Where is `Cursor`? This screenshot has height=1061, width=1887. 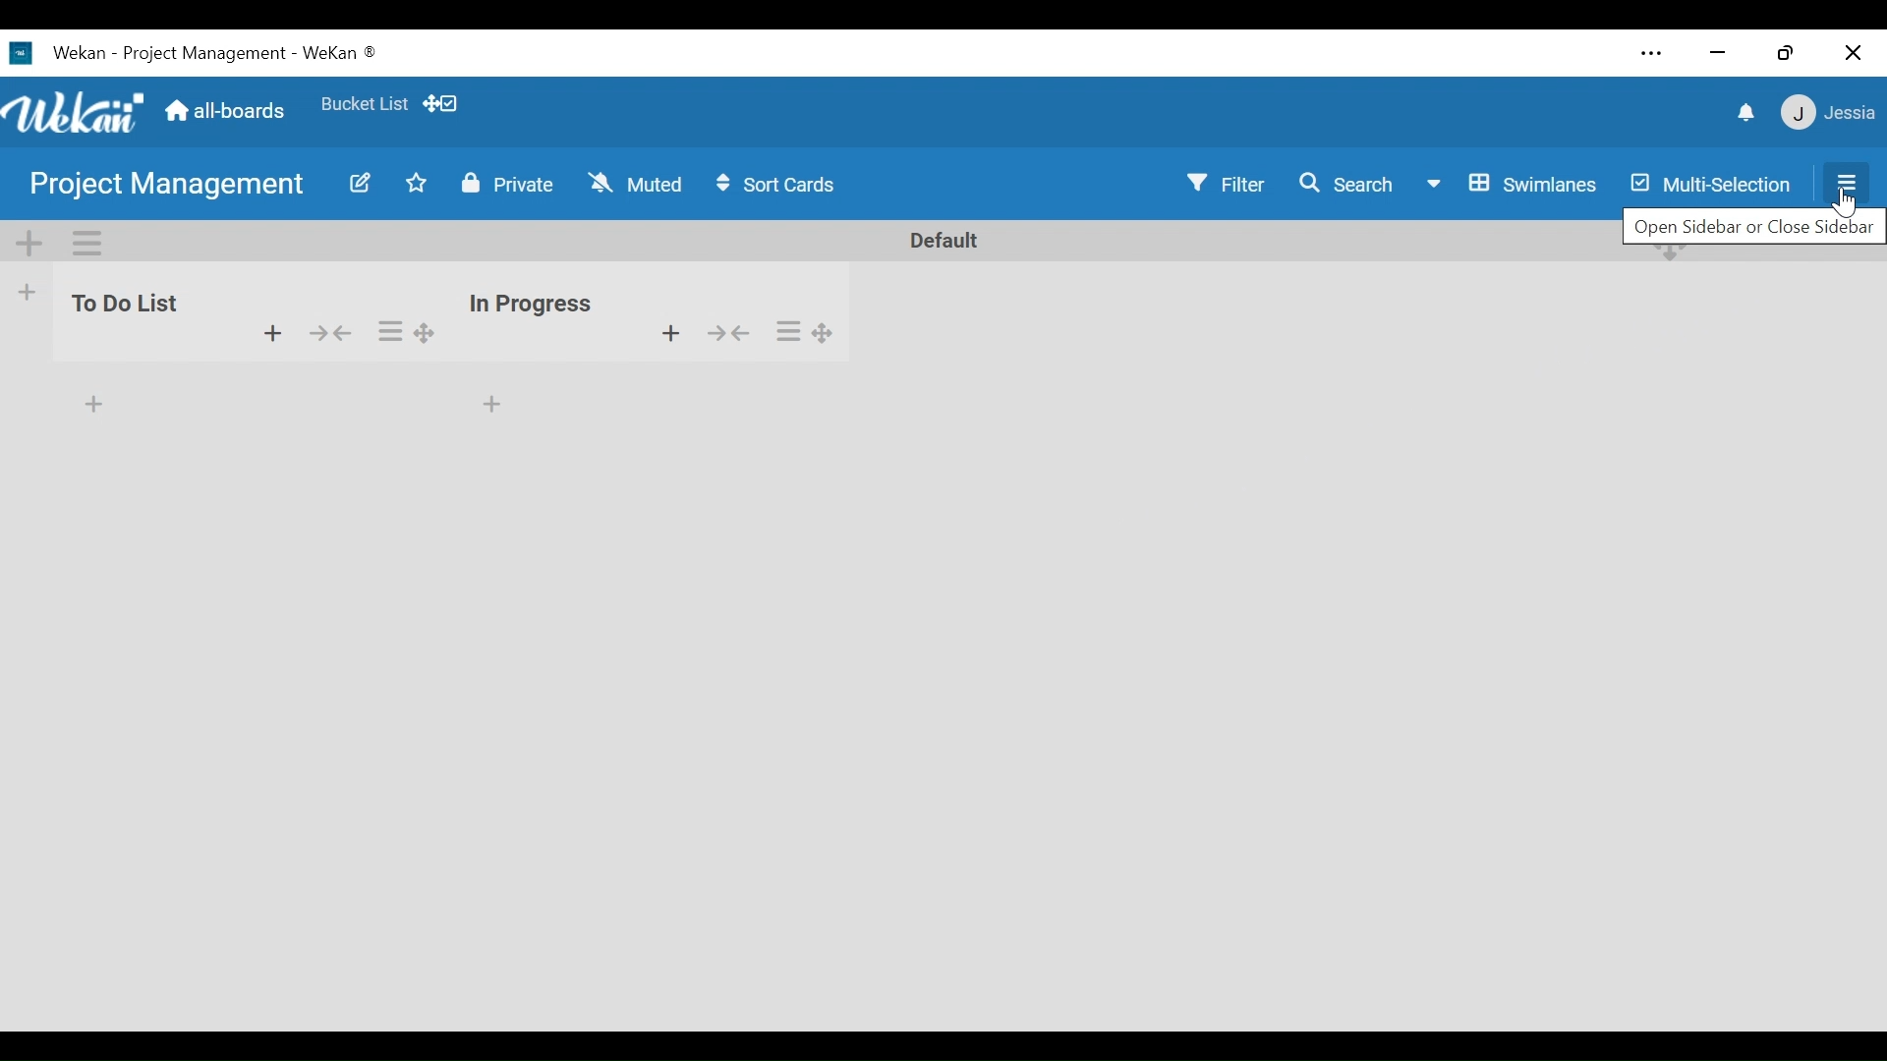 Cursor is located at coordinates (1845, 205).